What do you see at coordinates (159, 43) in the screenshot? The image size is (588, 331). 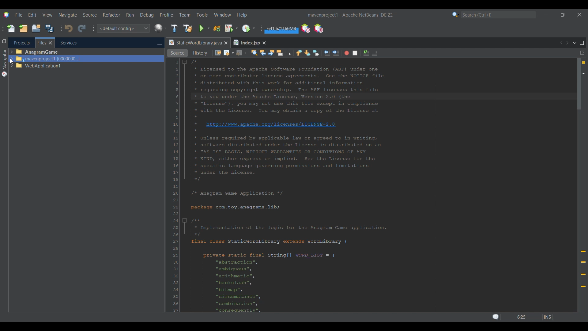 I see `Minimize` at bounding box center [159, 43].